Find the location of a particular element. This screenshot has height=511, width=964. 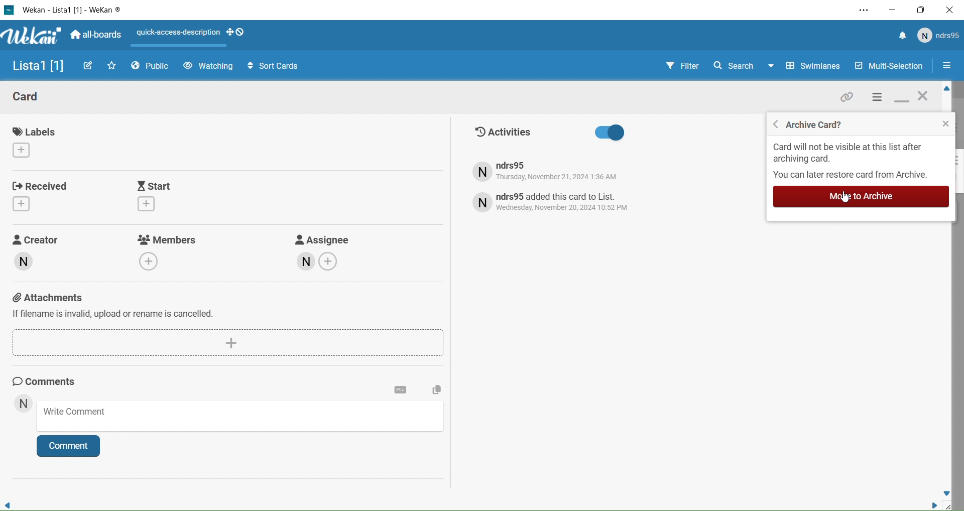

Swimlines is located at coordinates (806, 66).